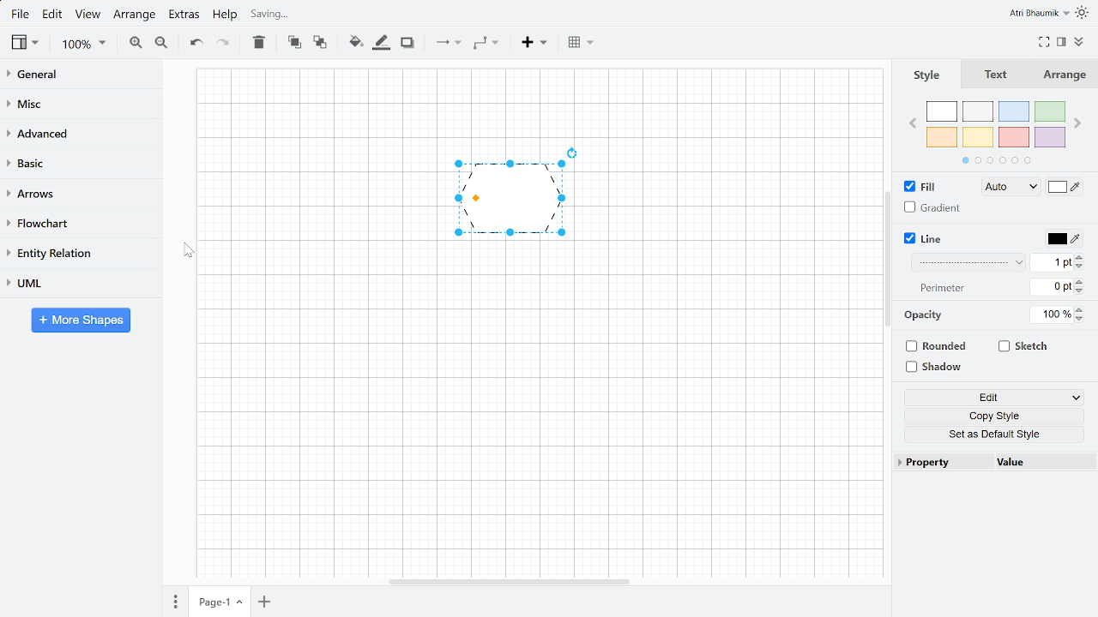 Image resolution: width=1098 pixels, height=617 pixels. I want to click on Decrease line width, so click(1082, 267).